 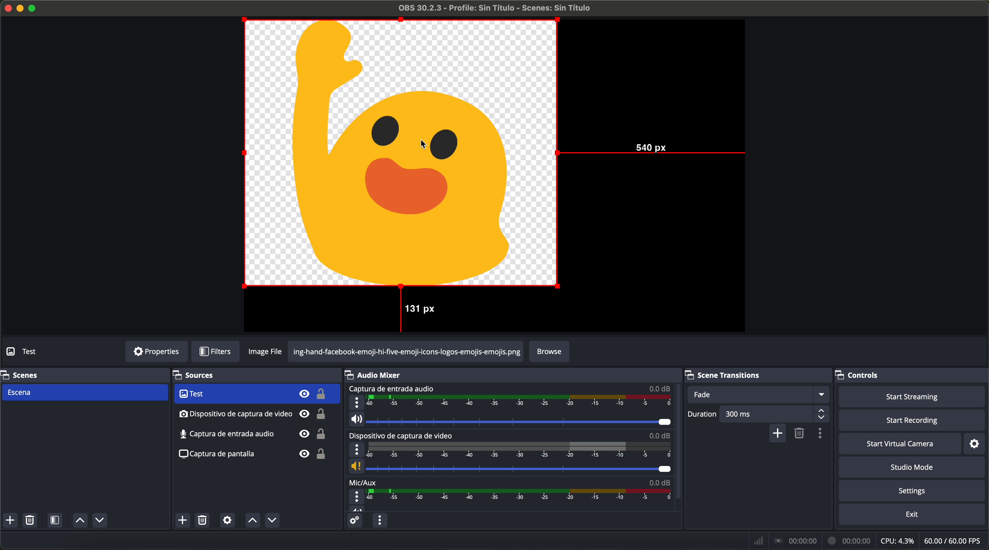 I want to click on video capture device, so click(x=404, y=435).